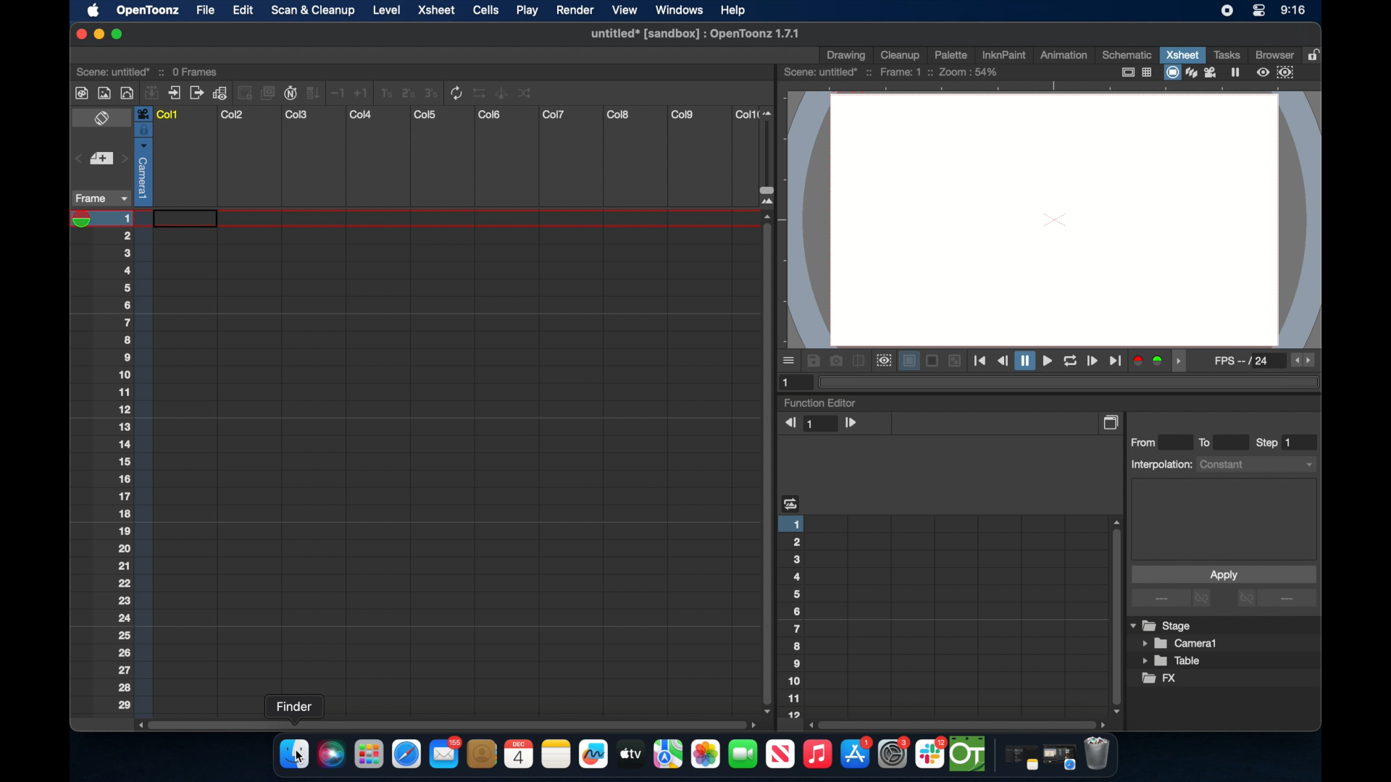 This screenshot has width=1391, height=782. Describe the element at coordinates (959, 724) in the screenshot. I see `scroll box` at that location.